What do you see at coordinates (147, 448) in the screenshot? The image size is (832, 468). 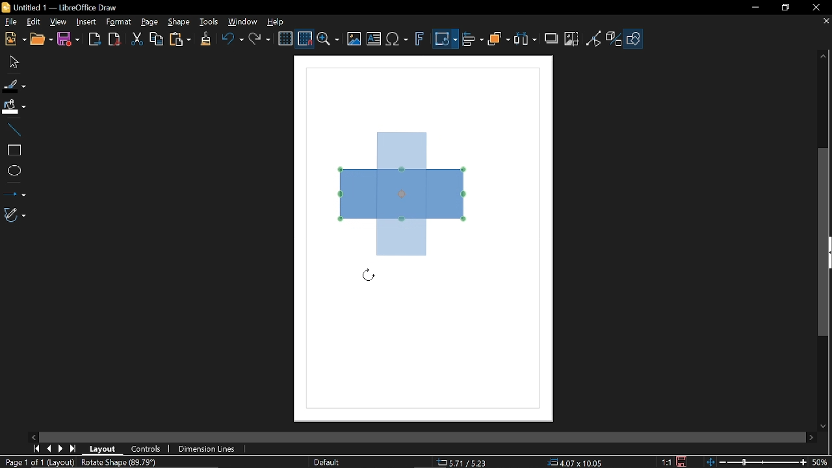 I see `Controls` at bounding box center [147, 448].